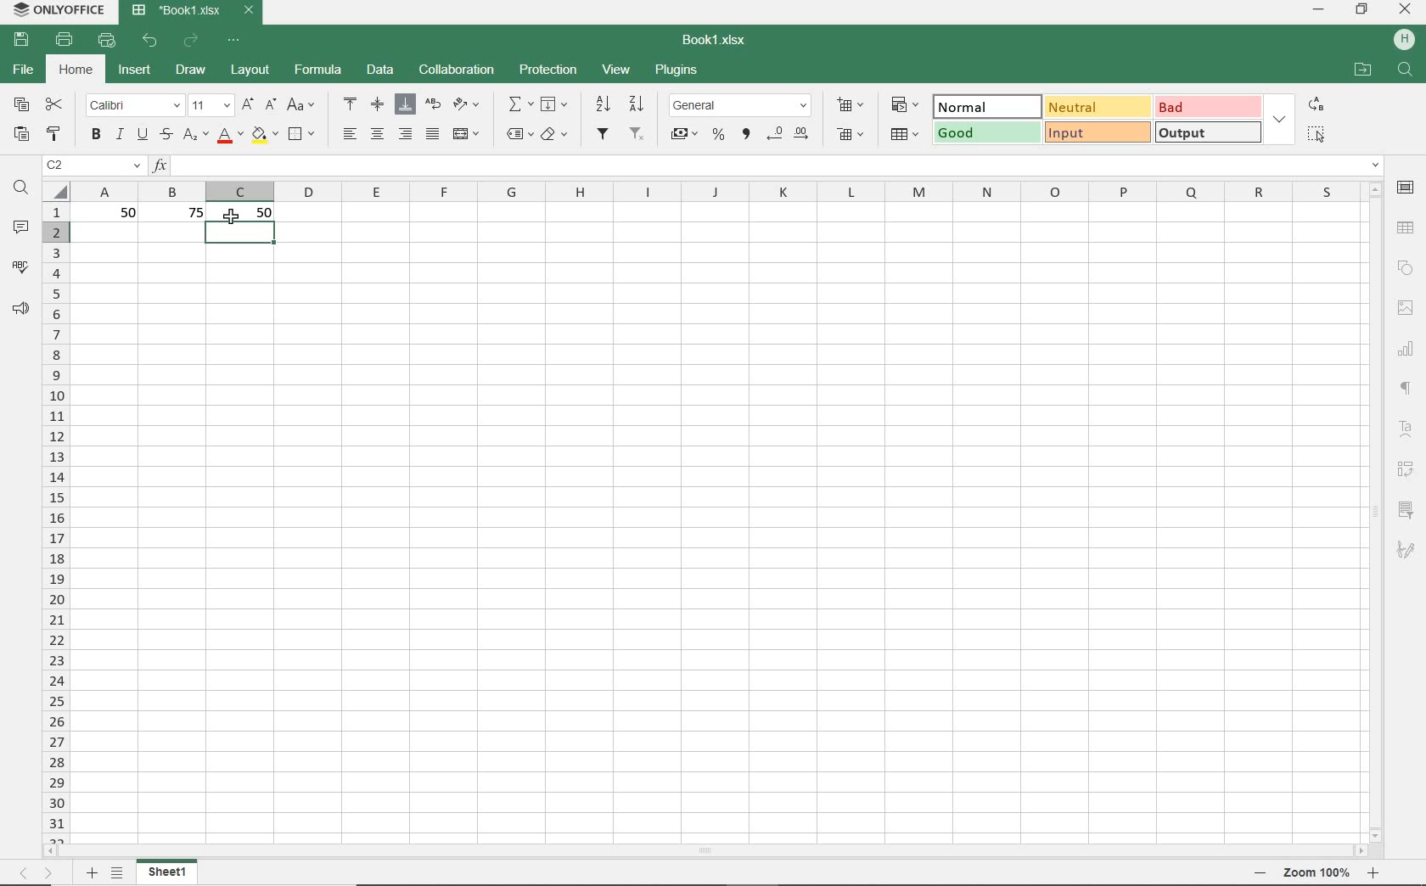 Image resolution: width=1426 pixels, height=886 pixels. I want to click on image, so click(1404, 306).